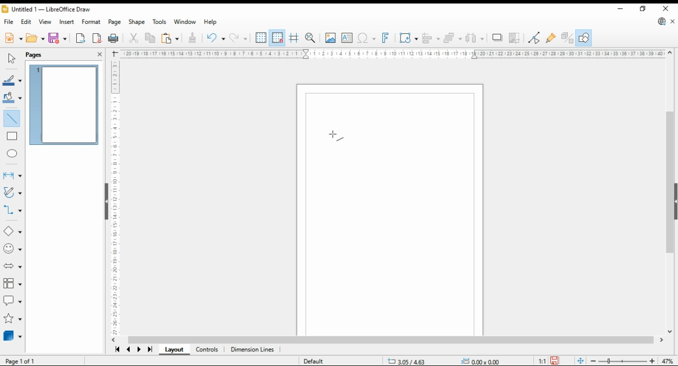 Image resolution: width=678 pixels, height=366 pixels. What do you see at coordinates (319, 361) in the screenshot?
I see `default` at bounding box center [319, 361].